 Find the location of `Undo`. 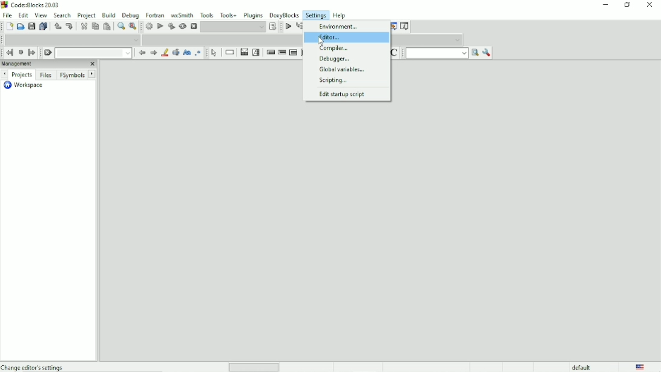

Undo is located at coordinates (57, 26).